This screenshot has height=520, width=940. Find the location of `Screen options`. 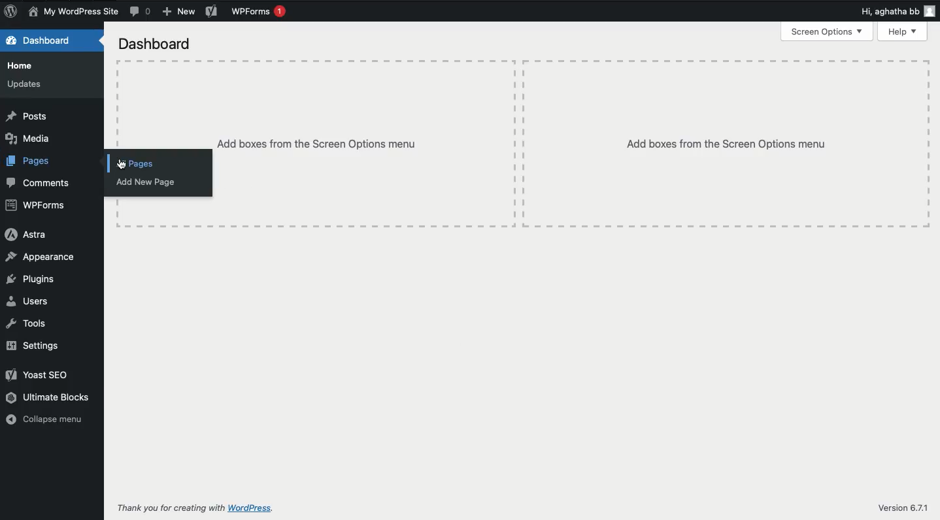

Screen options is located at coordinates (827, 31).